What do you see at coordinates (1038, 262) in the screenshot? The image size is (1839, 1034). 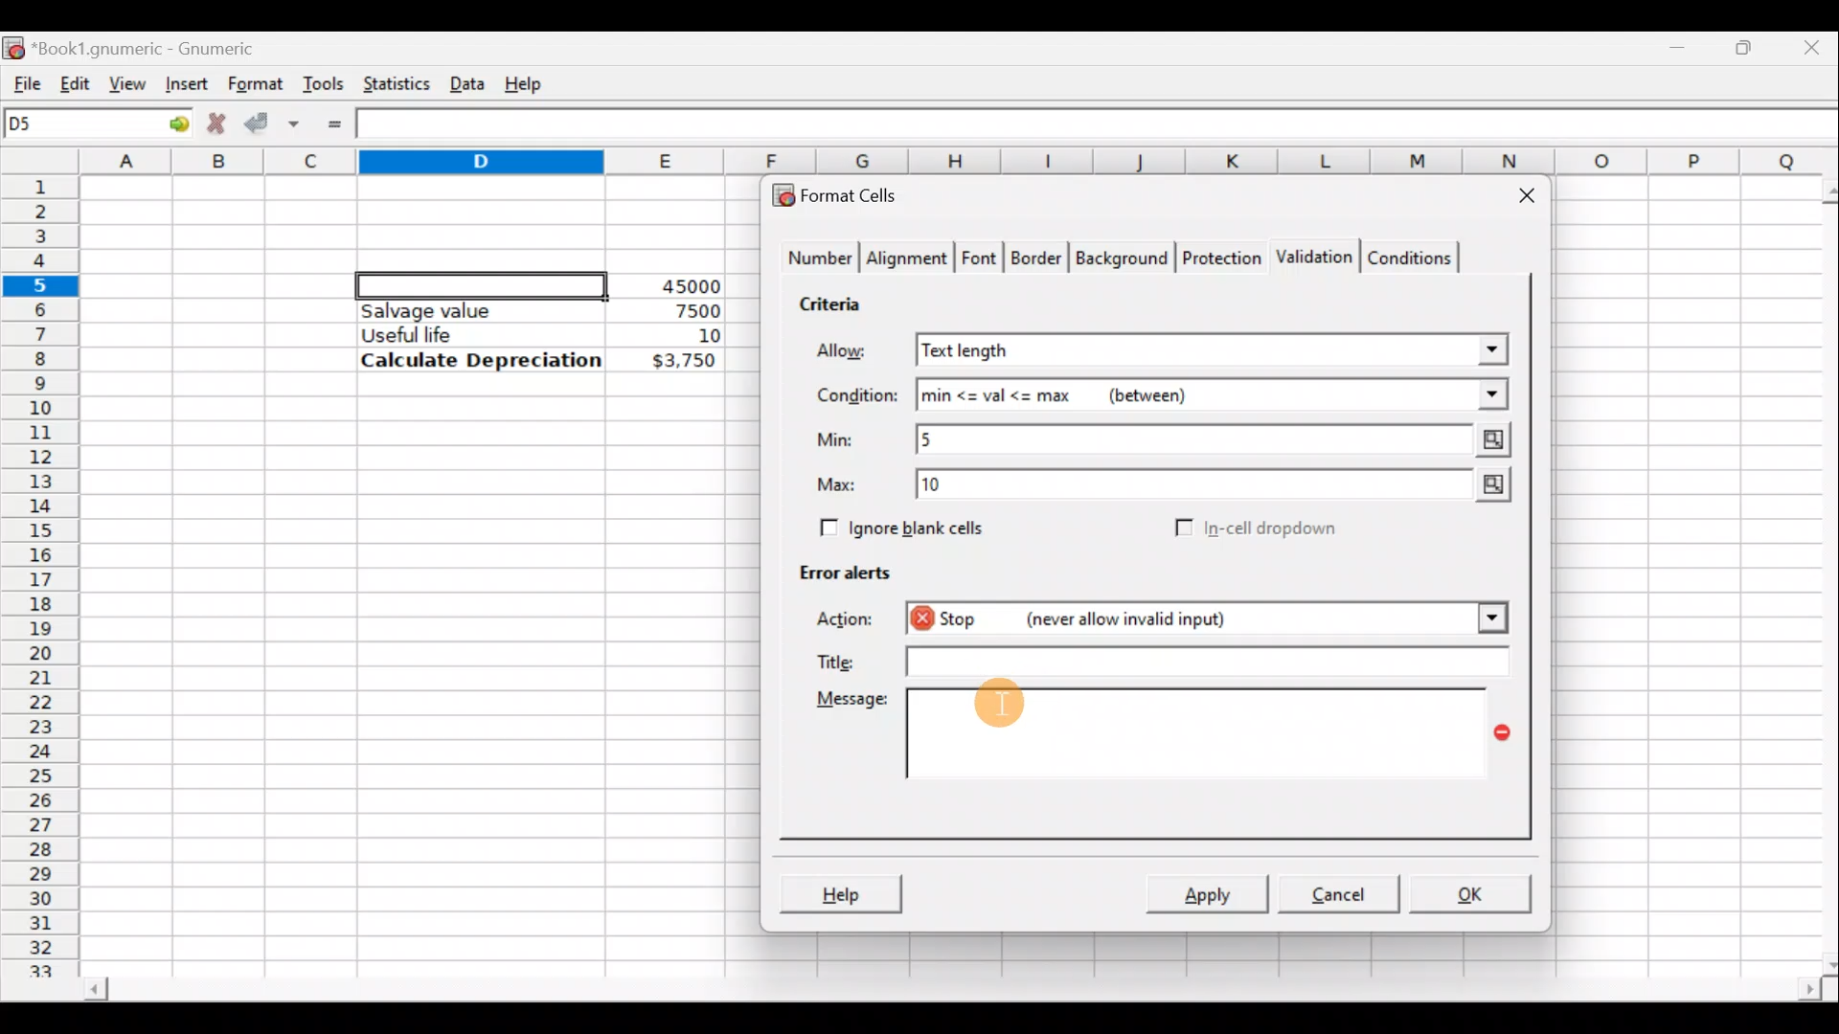 I see `Border` at bounding box center [1038, 262].